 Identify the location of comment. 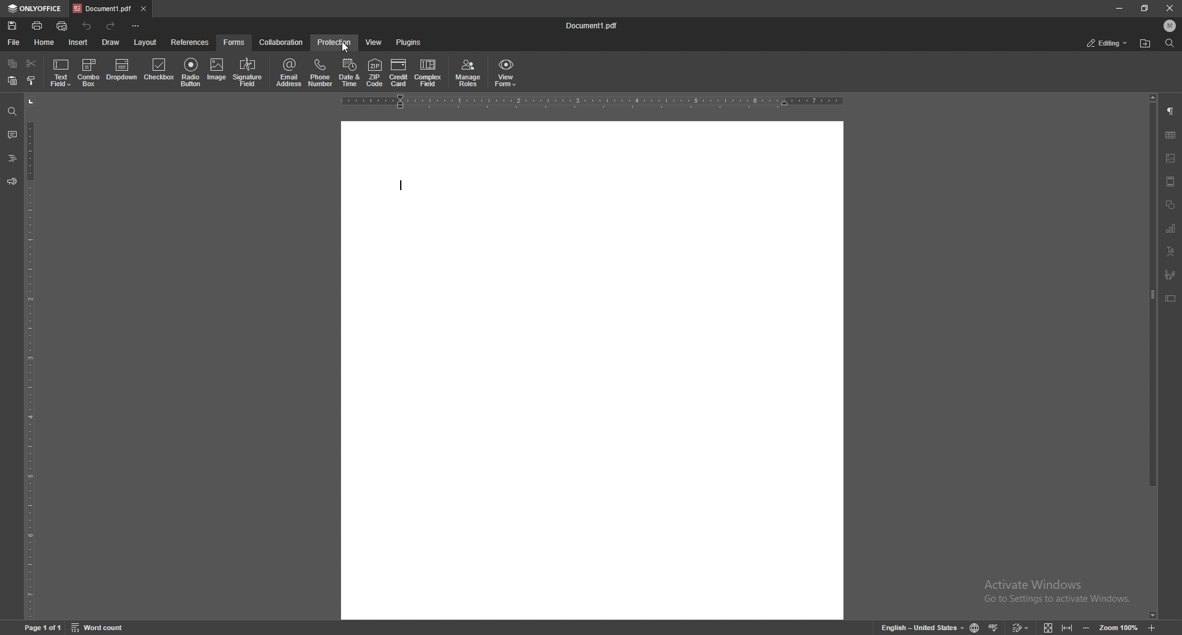
(12, 135).